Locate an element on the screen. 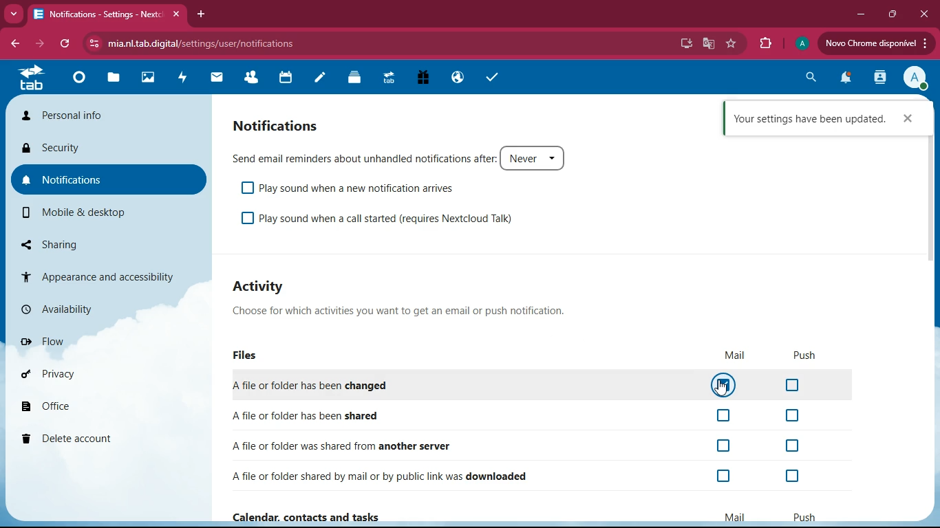  activity is located at coordinates (882, 77).